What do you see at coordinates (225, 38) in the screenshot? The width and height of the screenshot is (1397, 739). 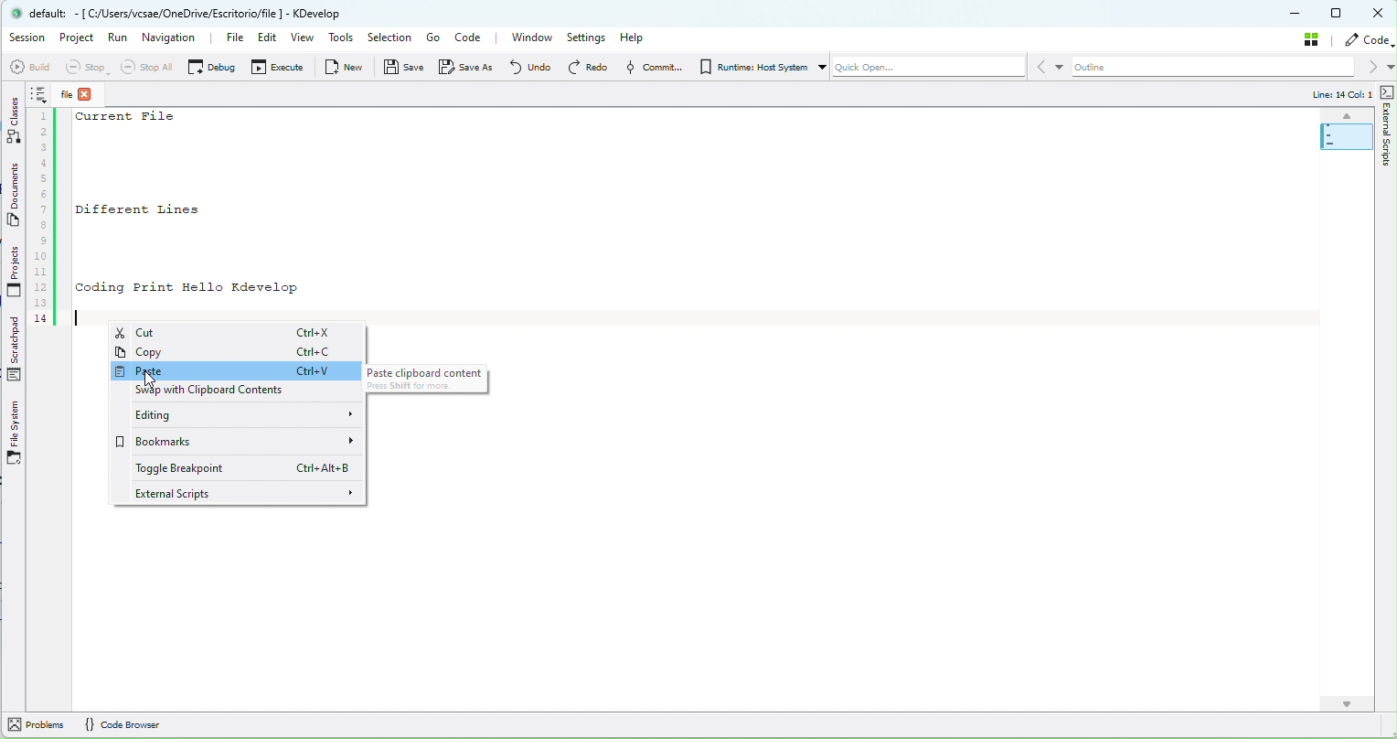 I see `File` at bounding box center [225, 38].